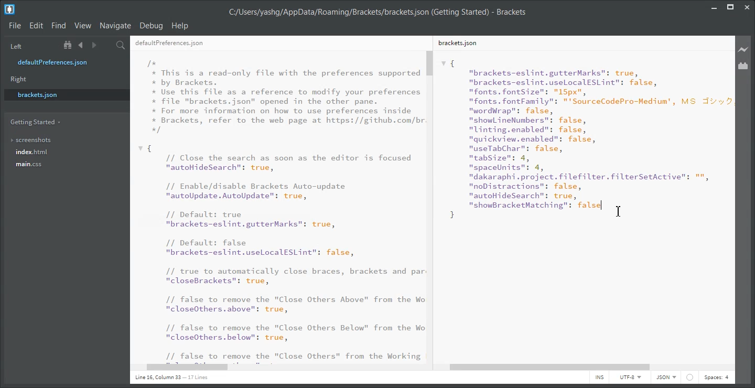 The height and width of the screenshot is (388, 755). What do you see at coordinates (19, 79) in the screenshot?
I see `Right` at bounding box center [19, 79].